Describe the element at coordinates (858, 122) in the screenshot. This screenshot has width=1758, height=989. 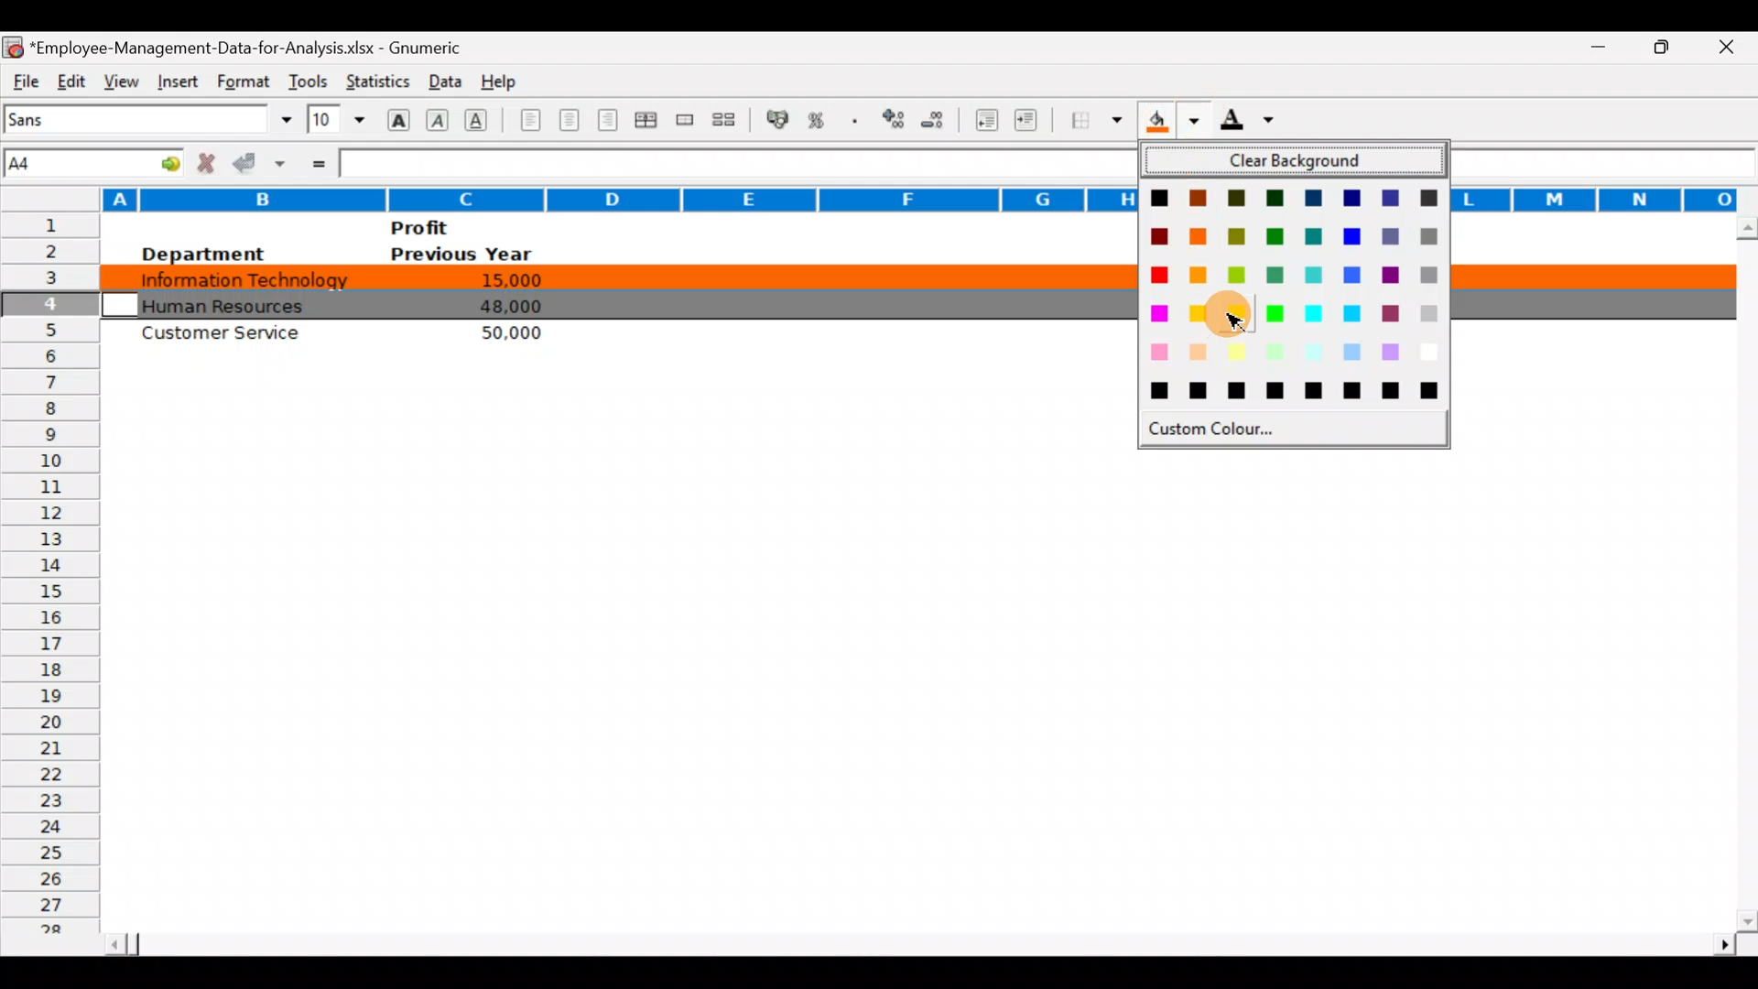
I see `Include a thousands operator` at that location.